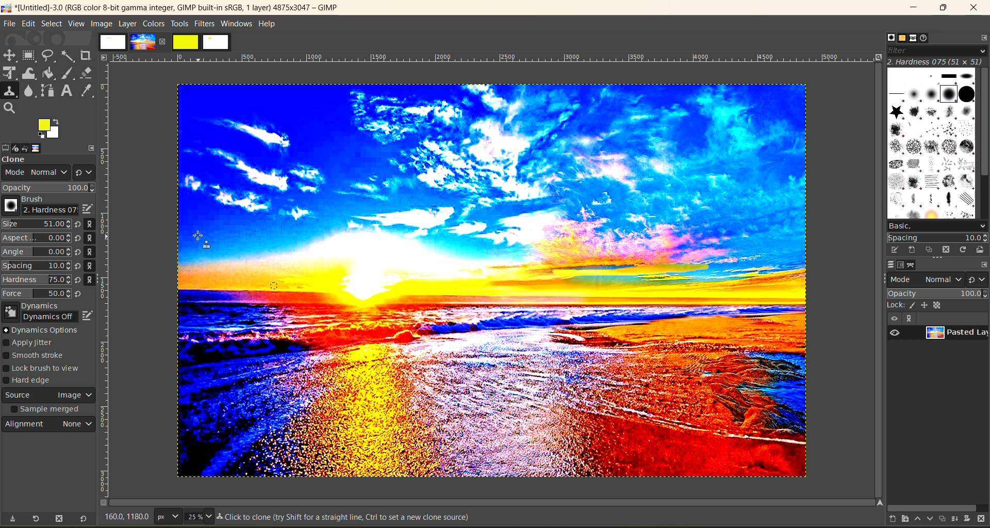 Image resolution: width=990 pixels, height=528 pixels. What do you see at coordinates (29, 92) in the screenshot?
I see `smdge tool` at bounding box center [29, 92].